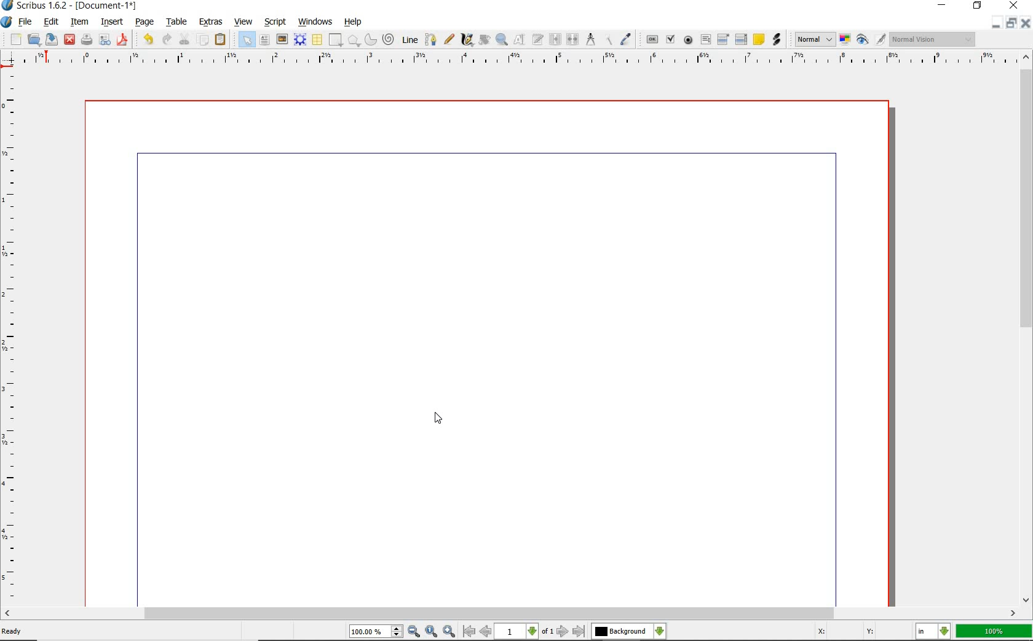  Describe the element at coordinates (404, 632) in the screenshot. I see `zoom in/zoom to/zoom out` at that location.